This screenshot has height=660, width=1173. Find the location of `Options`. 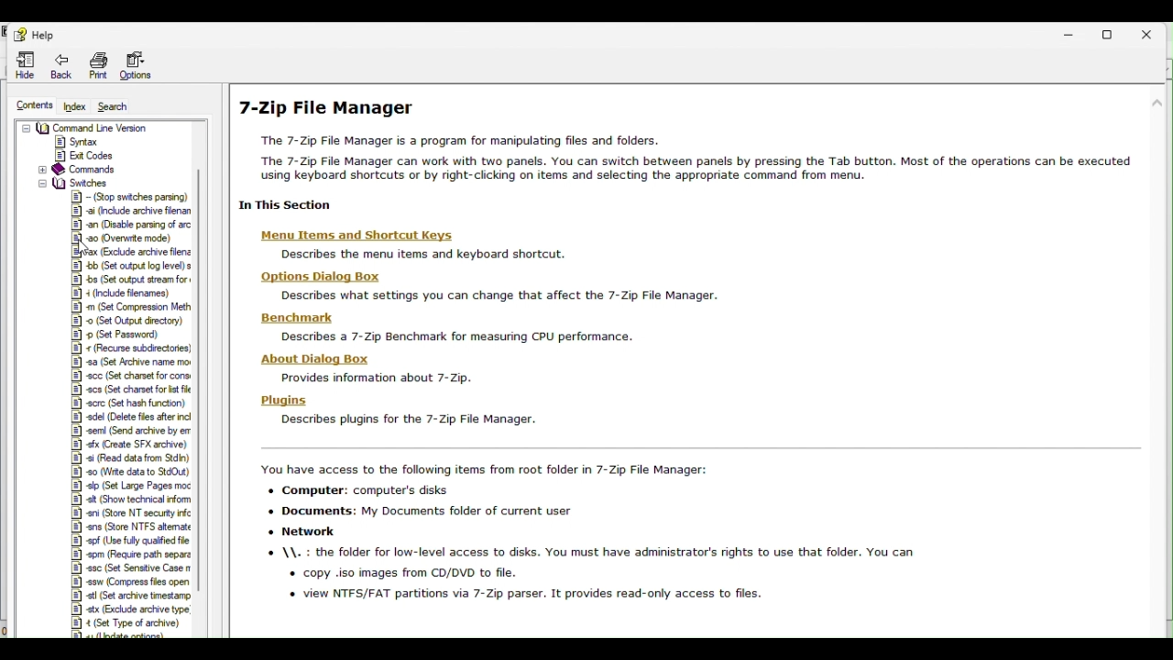

Options is located at coordinates (143, 68).